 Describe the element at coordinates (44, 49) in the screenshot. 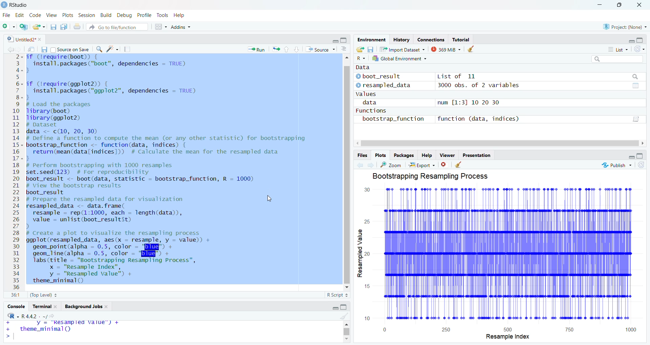

I see `save current document` at that location.